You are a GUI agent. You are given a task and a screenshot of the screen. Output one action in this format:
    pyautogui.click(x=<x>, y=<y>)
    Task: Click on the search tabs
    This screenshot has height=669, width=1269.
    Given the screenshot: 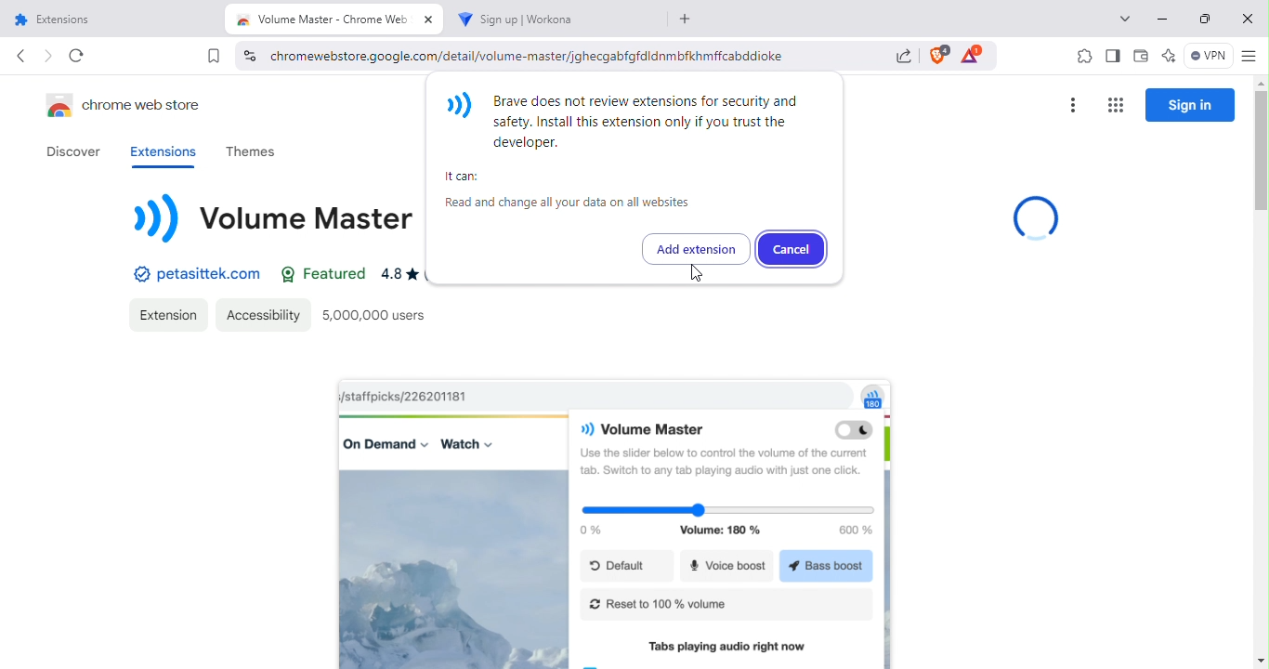 What is the action you would take?
    pyautogui.click(x=1125, y=20)
    